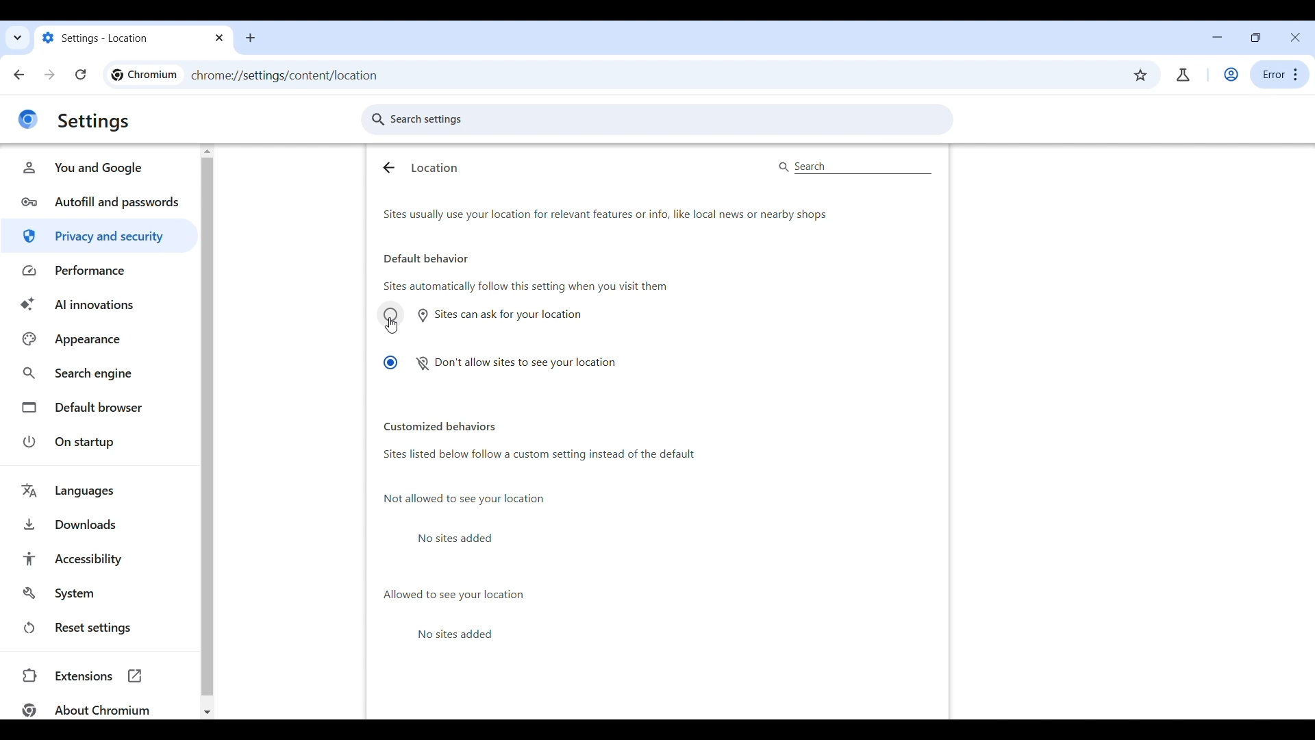  I want to click on sites usually use your location for relevant features or info, like local news or nearby shops, so click(645, 216).